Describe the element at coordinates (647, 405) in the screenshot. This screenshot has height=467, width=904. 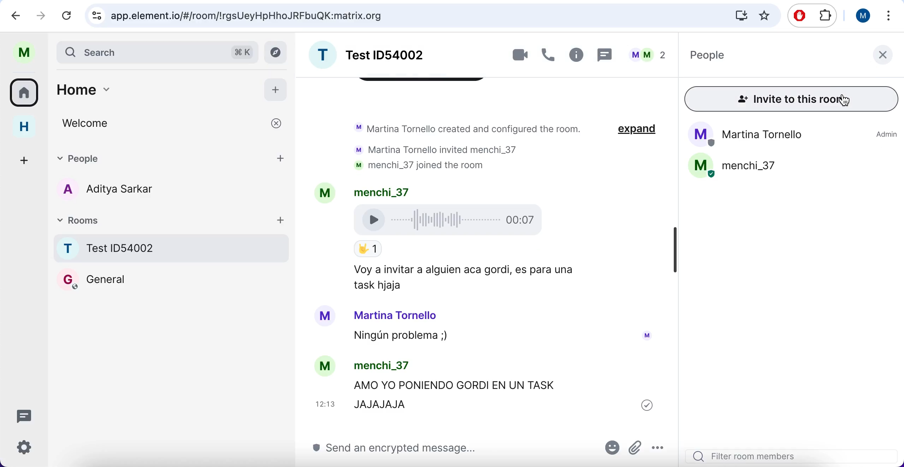
I see `sent` at that location.